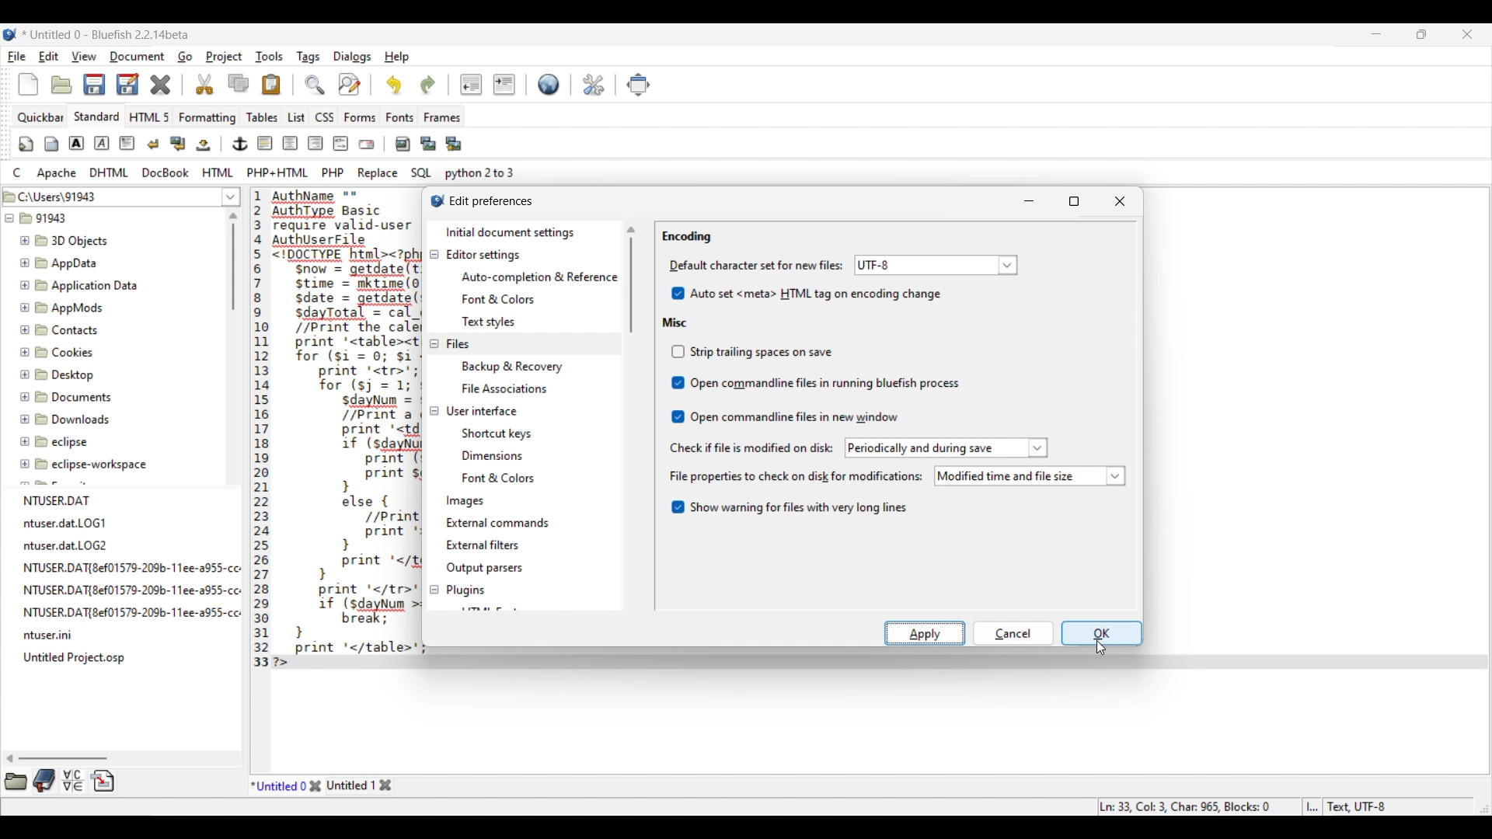 The height and width of the screenshot is (839, 1492). I want to click on Tags menu, so click(308, 57).